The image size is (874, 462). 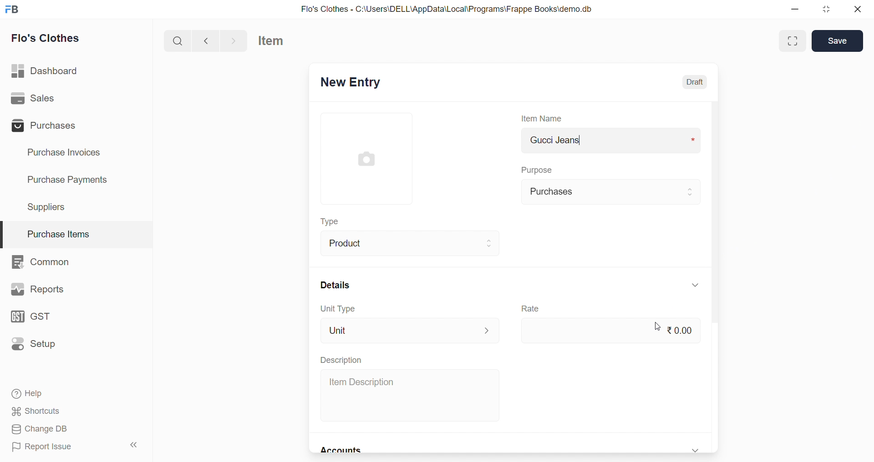 What do you see at coordinates (532, 309) in the screenshot?
I see `Rate` at bounding box center [532, 309].